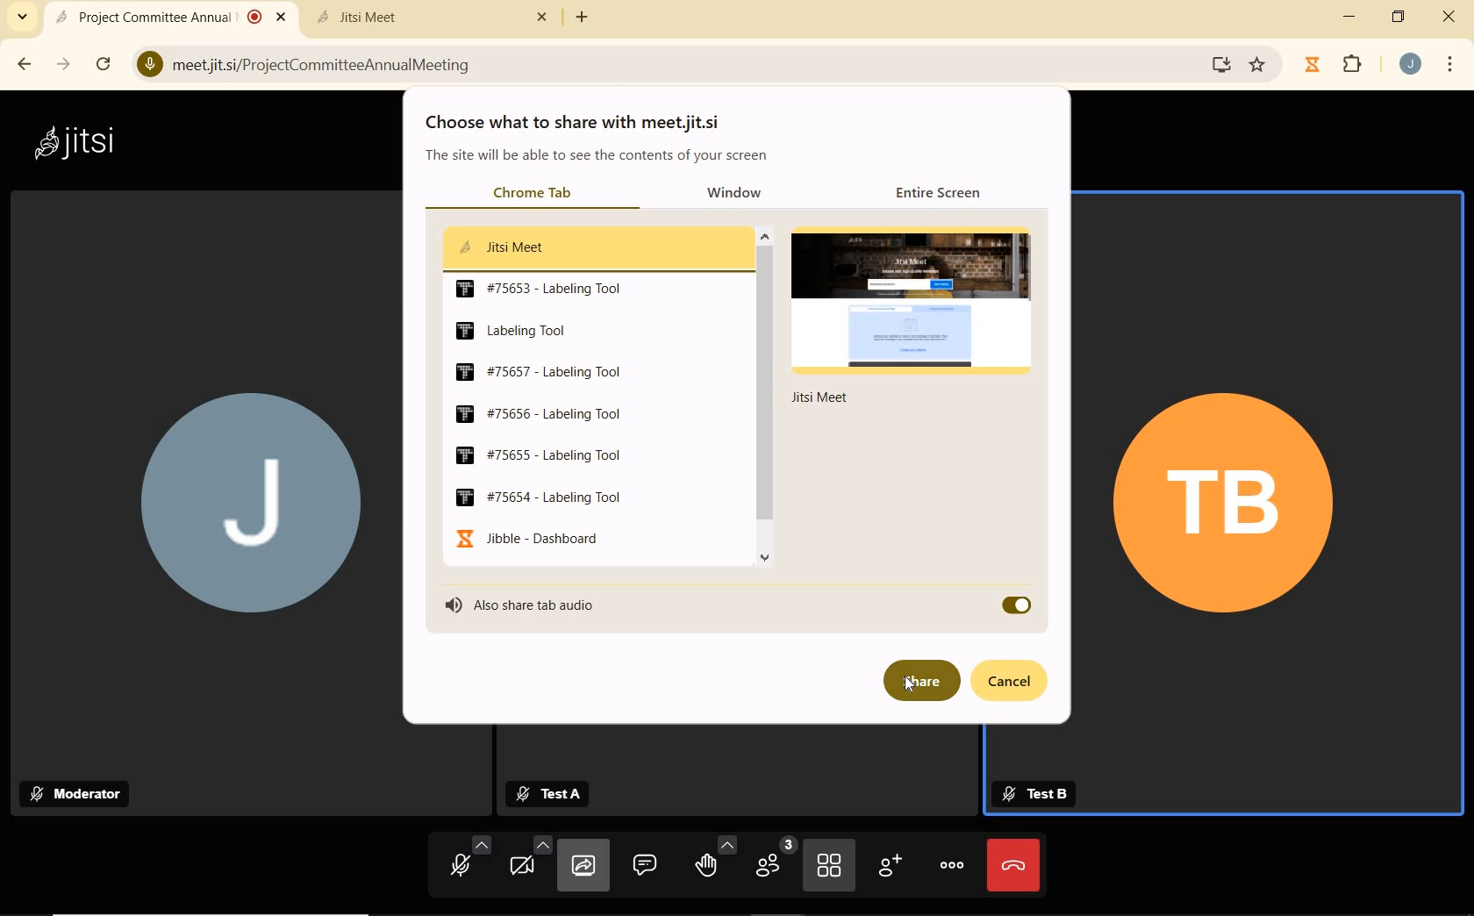 This screenshot has height=916, width=1474. Describe the element at coordinates (556, 794) in the screenshot. I see `Test A` at that location.